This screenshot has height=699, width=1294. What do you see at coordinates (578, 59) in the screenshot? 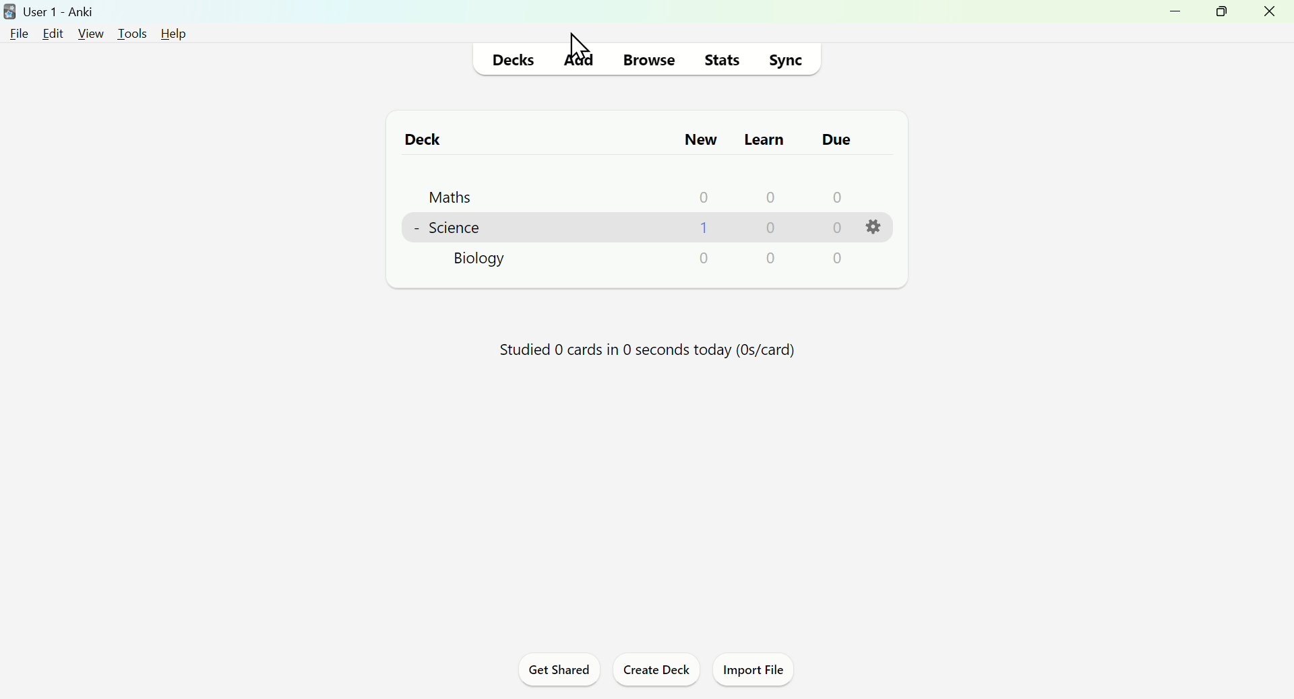
I see `Add` at bounding box center [578, 59].